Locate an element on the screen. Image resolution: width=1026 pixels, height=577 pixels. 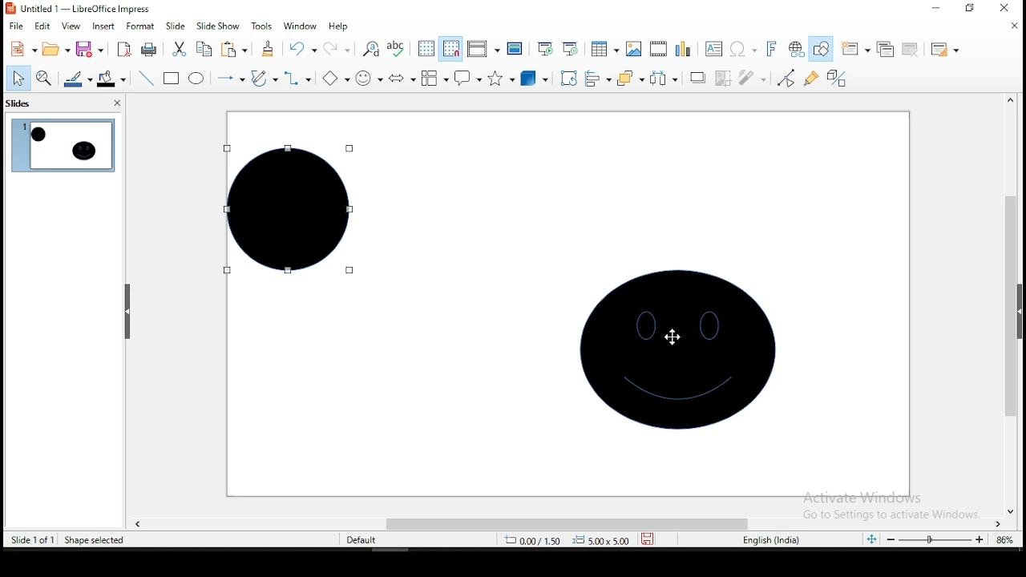
new  slide is located at coordinates (856, 47).